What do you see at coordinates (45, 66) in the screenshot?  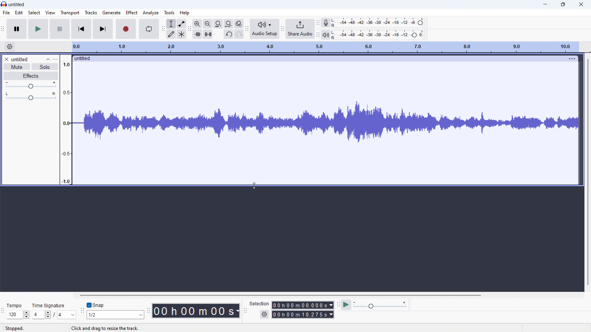 I see `solo` at bounding box center [45, 66].